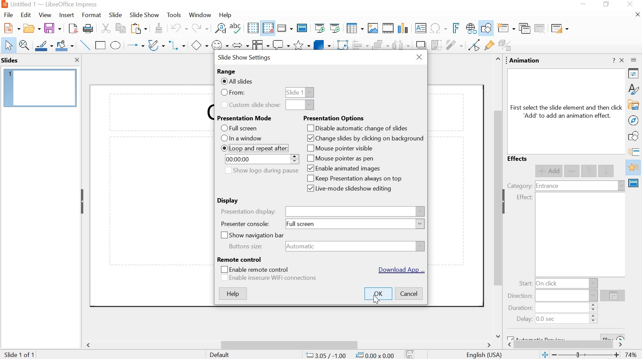 The height and width of the screenshot is (359, 642). What do you see at coordinates (40, 88) in the screenshot?
I see `slide 1` at bounding box center [40, 88].